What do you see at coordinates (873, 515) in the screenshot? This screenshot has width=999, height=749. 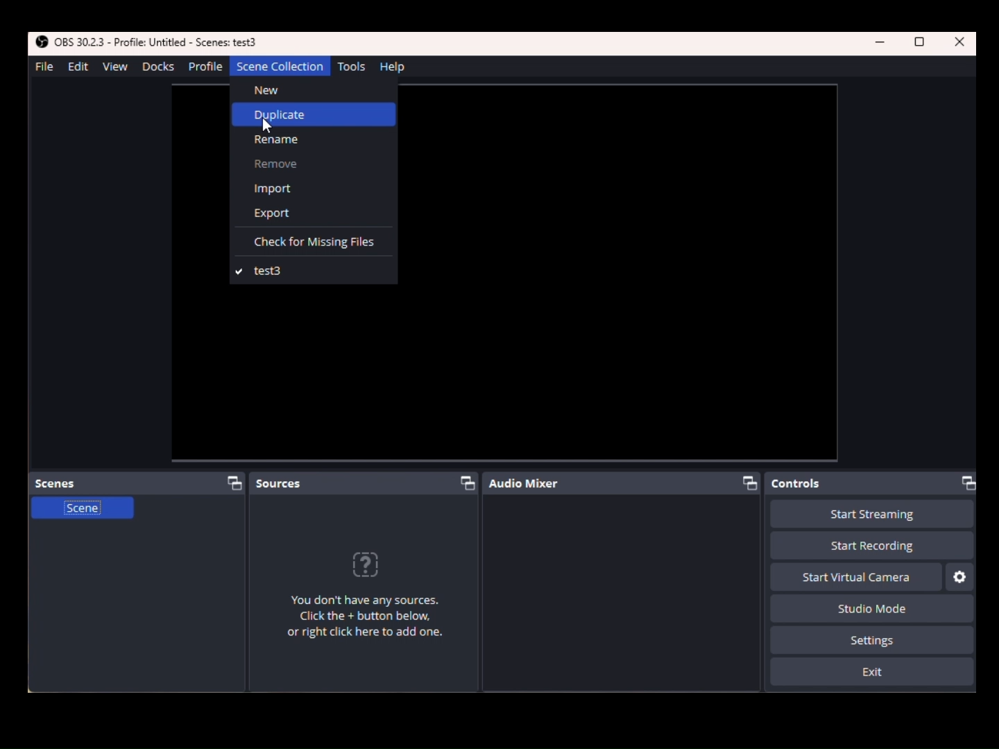 I see `Start Recording` at bounding box center [873, 515].